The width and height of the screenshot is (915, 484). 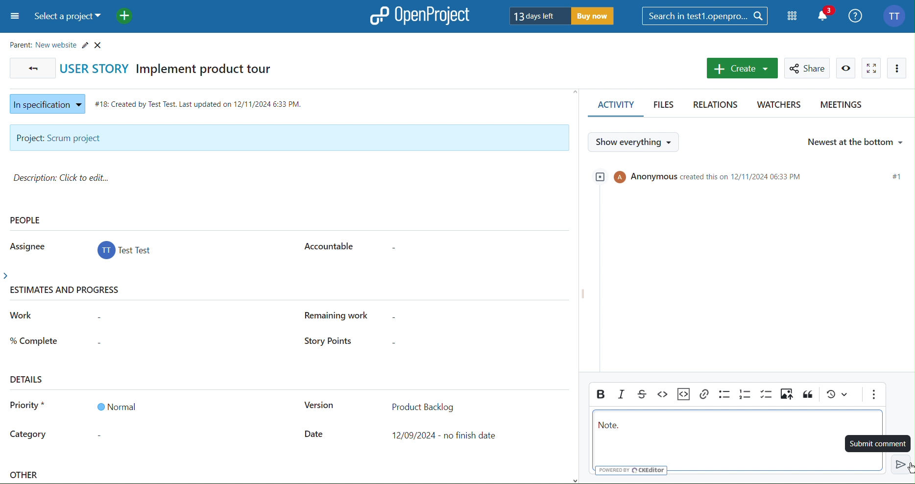 What do you see at coordinates (600, 394) in the screenshot?
I see `Bold` at bounding box center [600, 394].